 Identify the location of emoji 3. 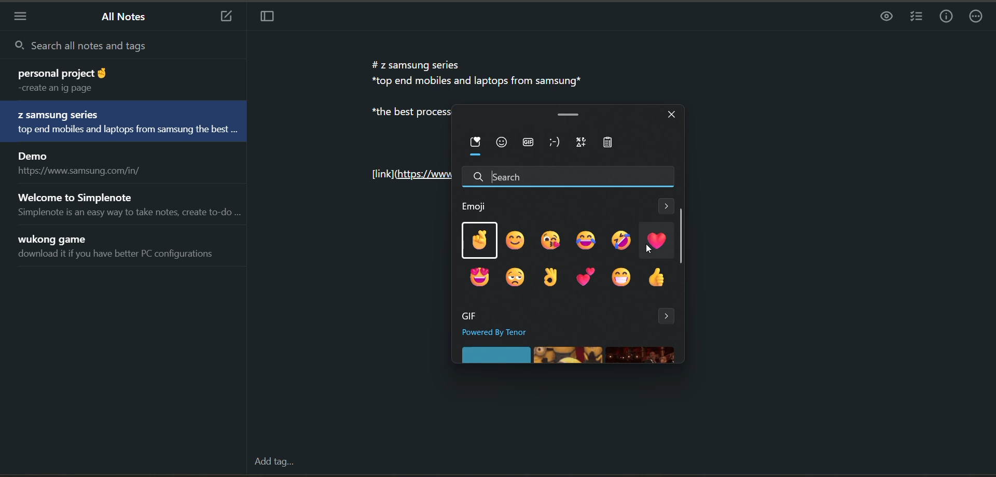
(549, 240).